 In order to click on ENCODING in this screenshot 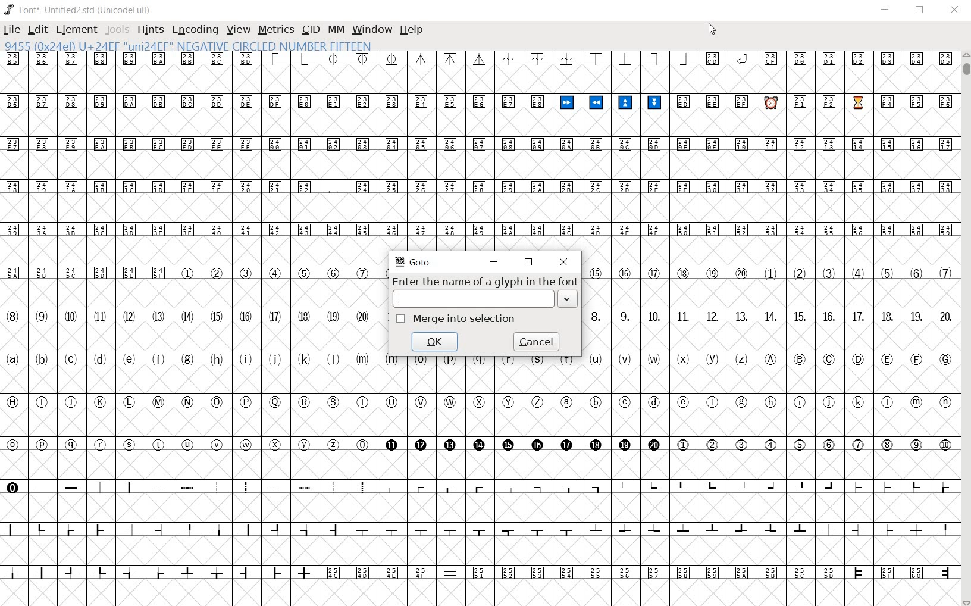, I will do `click(194, 30)`.